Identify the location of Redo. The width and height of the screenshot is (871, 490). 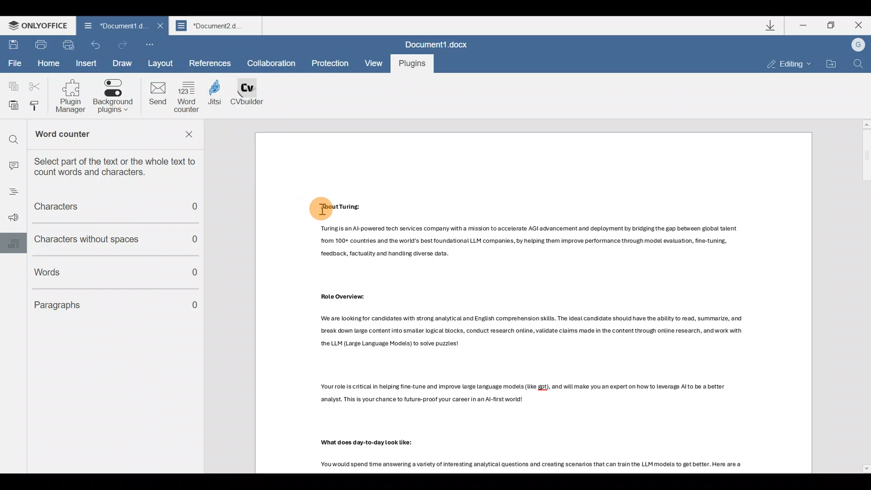
(123, 44).